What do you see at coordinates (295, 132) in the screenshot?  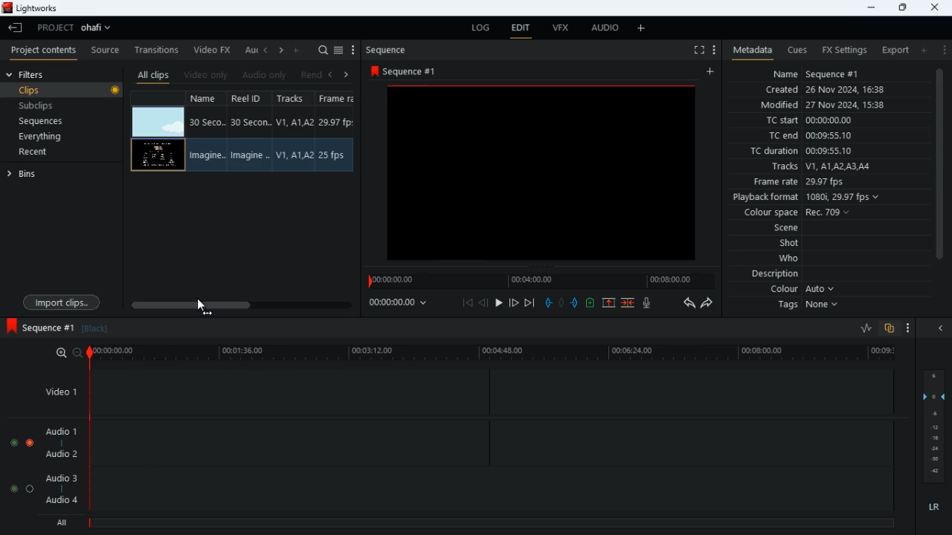 I see `tracks` at bounding box center [295, 132].